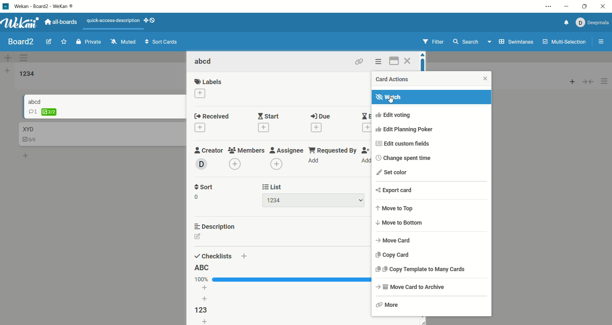 The width and height of the screenshot is (612, 325). Describe the element at coordinates (150, 21) in the screenshot. I see `SHOW-DESKTOP-DRAG-HANDLES` at that location.